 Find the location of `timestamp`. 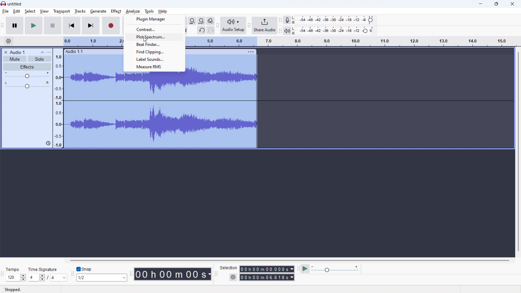

timestamp is located at coordinates (173, 274).